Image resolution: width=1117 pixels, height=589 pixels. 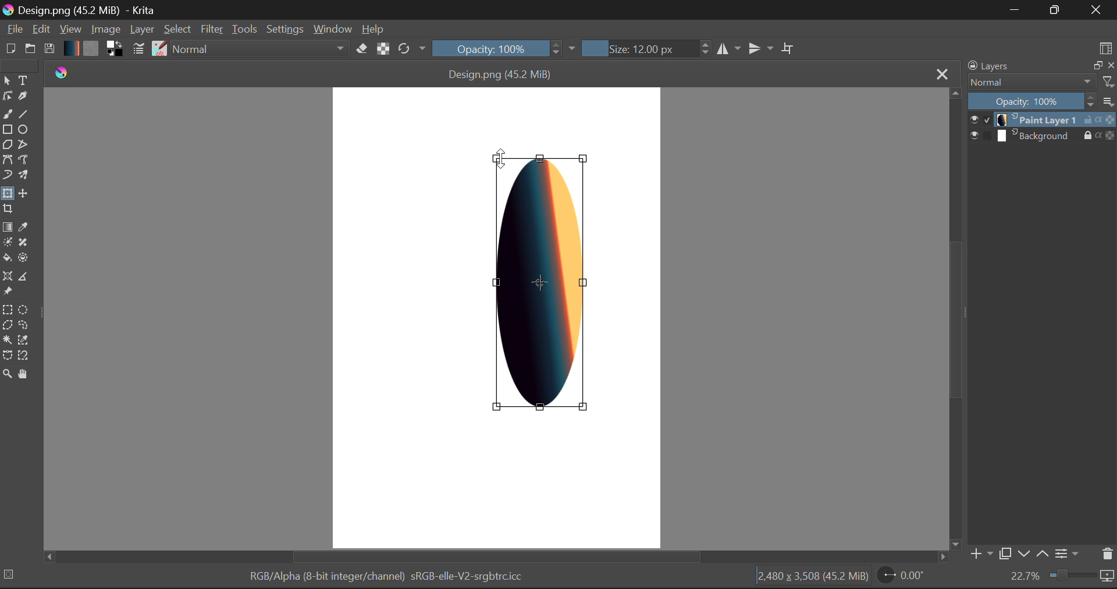 I want to click on Paint Layer, so click(x=1043, y=120).